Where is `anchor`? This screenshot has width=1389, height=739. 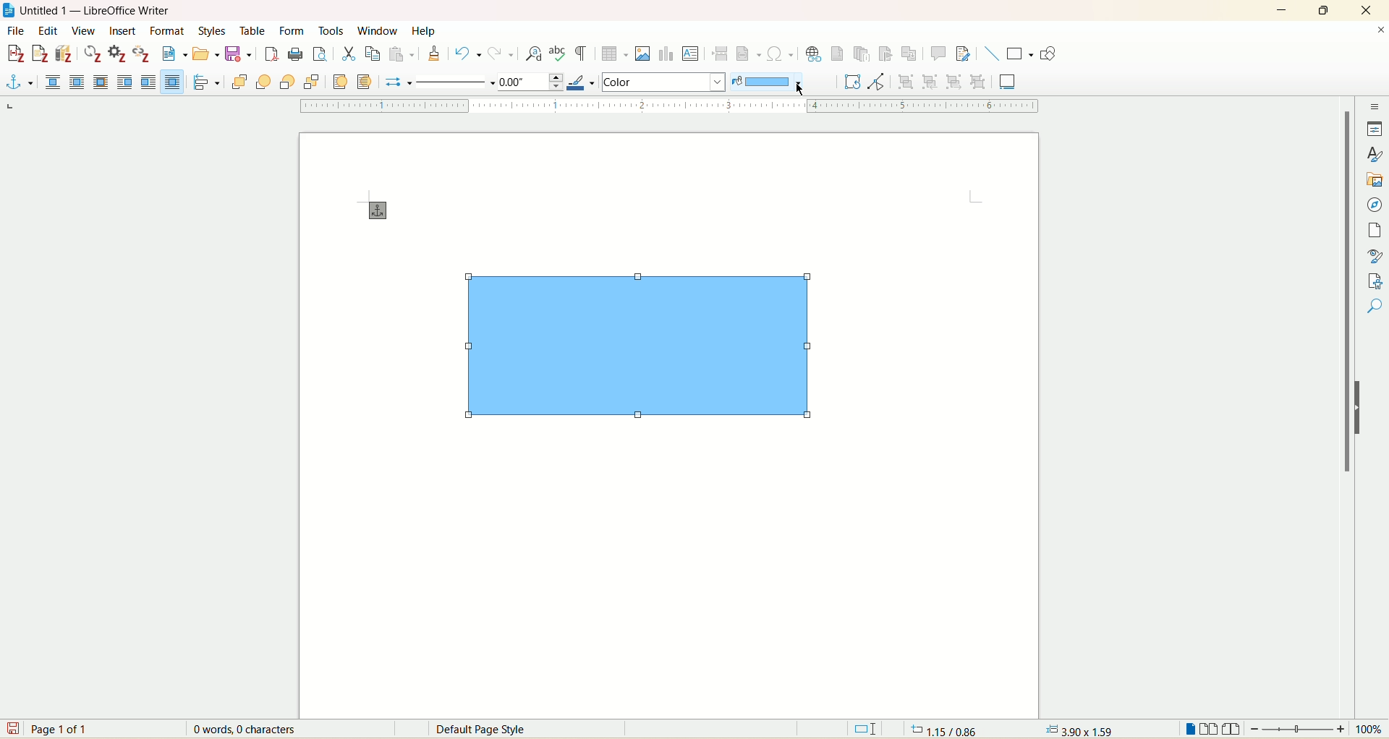 anchor is located at coordinates (375, 210).